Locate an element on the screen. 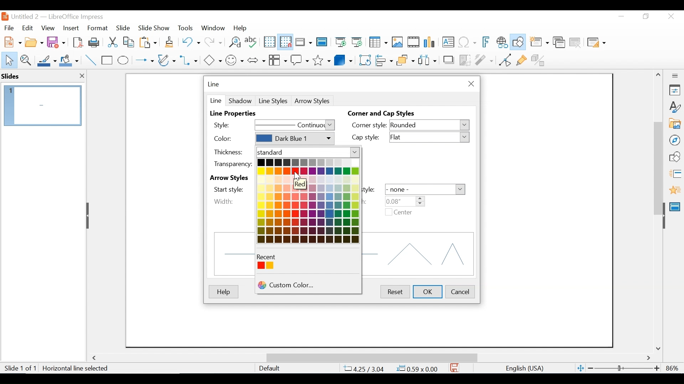  Color is located at coordinates (232, 139).